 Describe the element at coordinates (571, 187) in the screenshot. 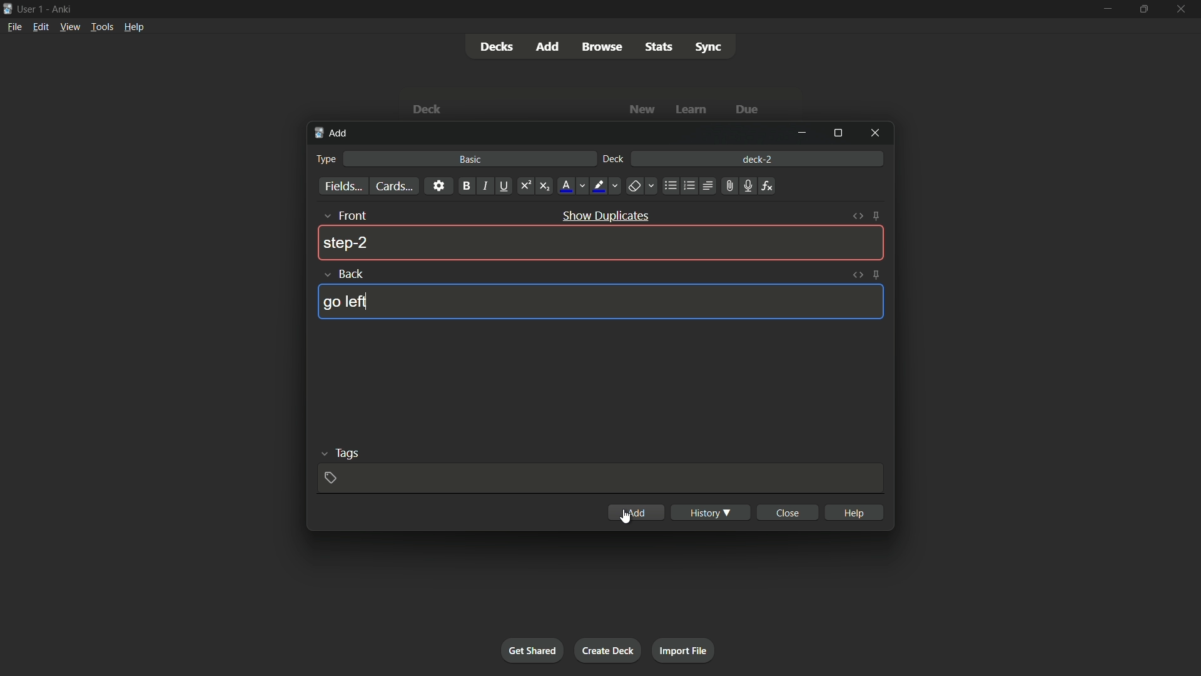

I see `font color` at that location.